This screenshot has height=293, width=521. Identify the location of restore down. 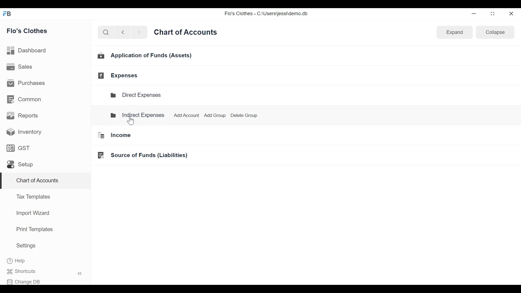
(492, 14).